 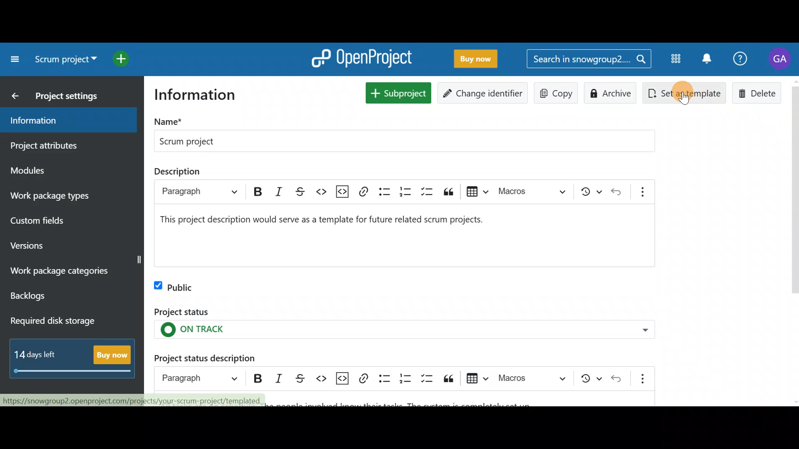 I want to click on Numbered list, so click(x=404, y=378).